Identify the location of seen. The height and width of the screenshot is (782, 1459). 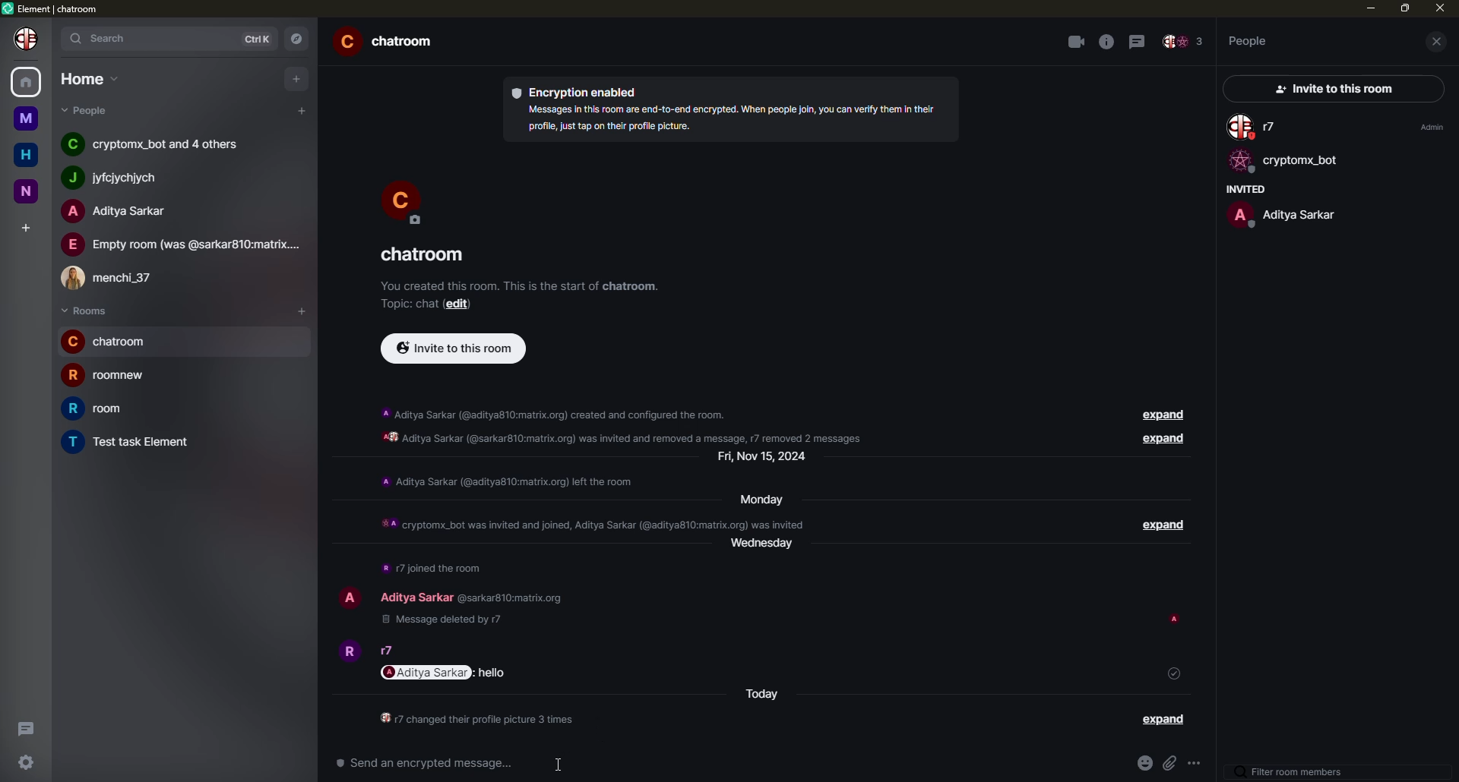
(1177, 620).